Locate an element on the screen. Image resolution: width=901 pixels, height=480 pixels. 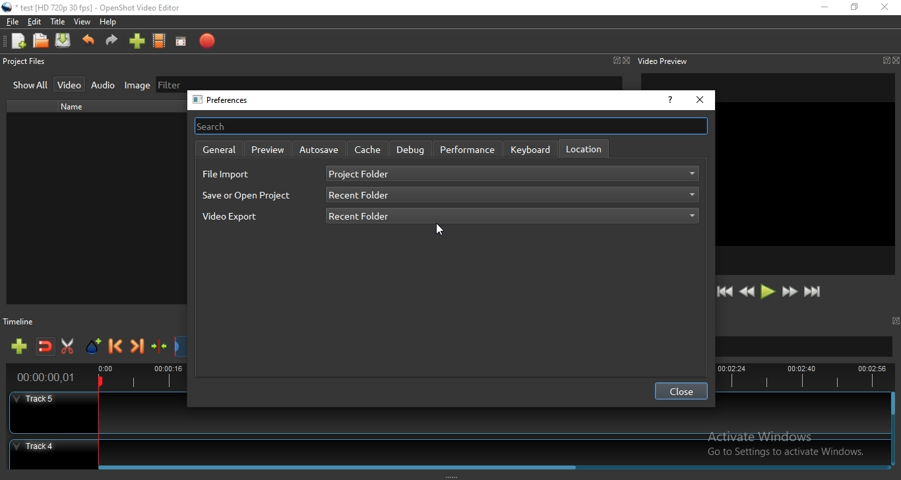
close is located at coordinates (681, 392).